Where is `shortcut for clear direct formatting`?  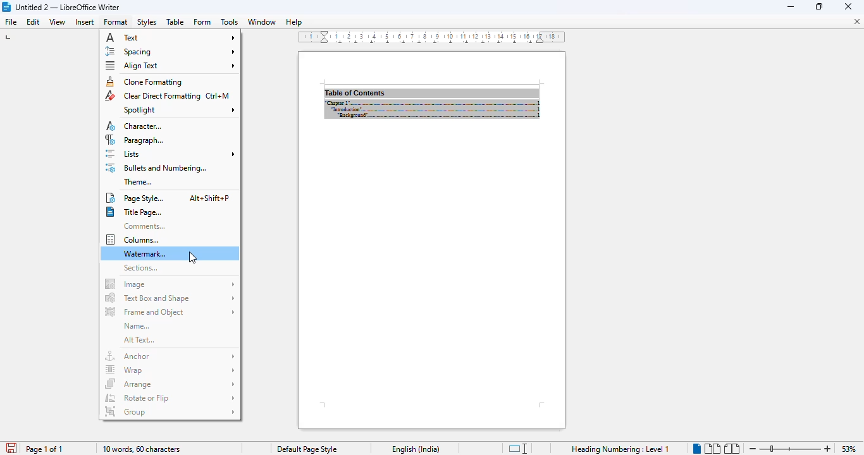 shortcut for clear direct formatting is located at coordinates (218, 95).